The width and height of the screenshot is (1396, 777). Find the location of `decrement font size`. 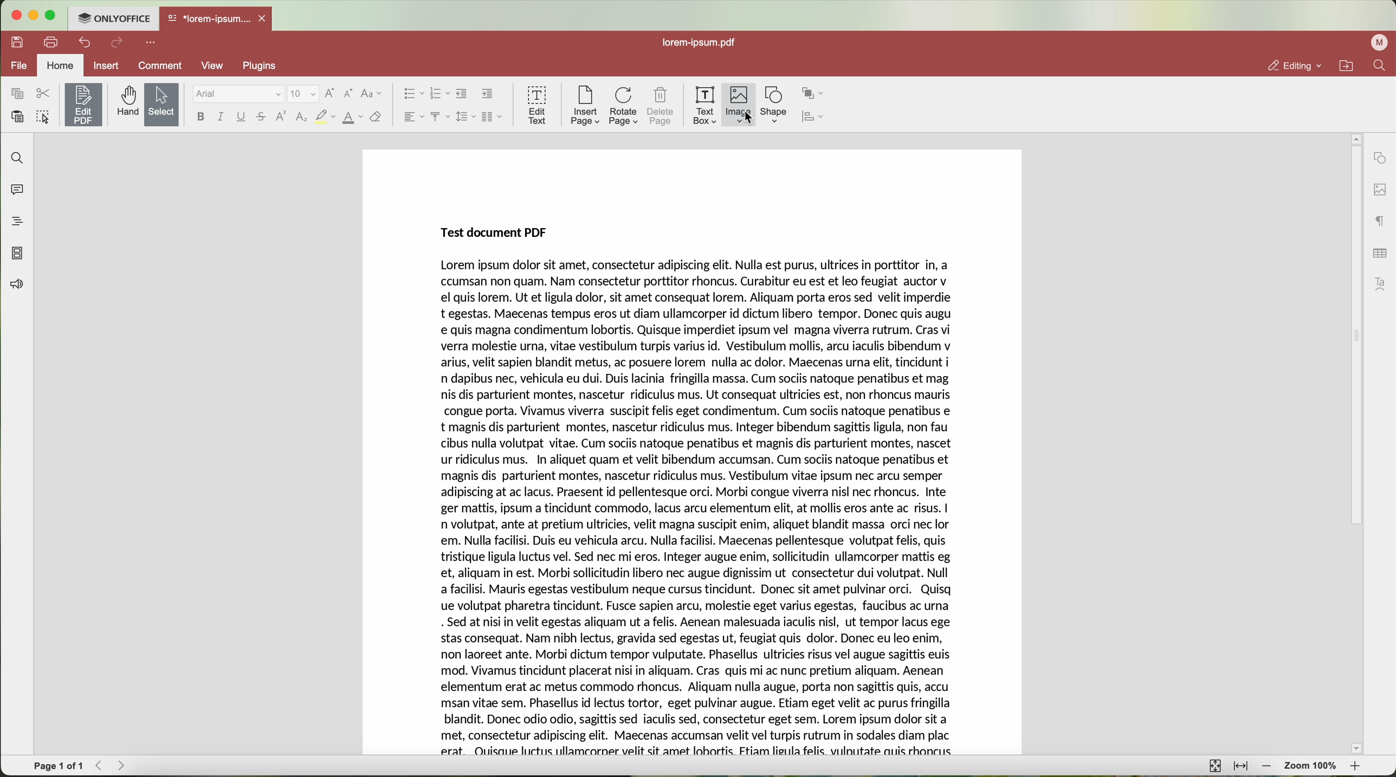

decrement font size is located at coordinates (348, 94).